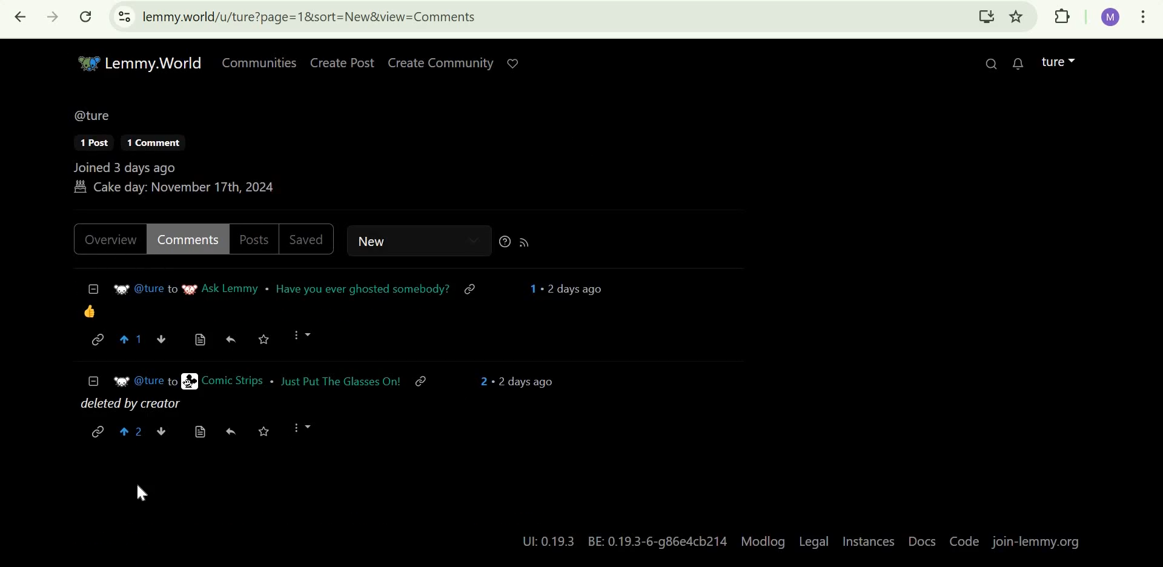 This screenshot has width=1163, height=567. What do you see at coordinates (1145, 17) in the screenshot?
I see `customize and control google chrome` at bounding box center [1145, 17].